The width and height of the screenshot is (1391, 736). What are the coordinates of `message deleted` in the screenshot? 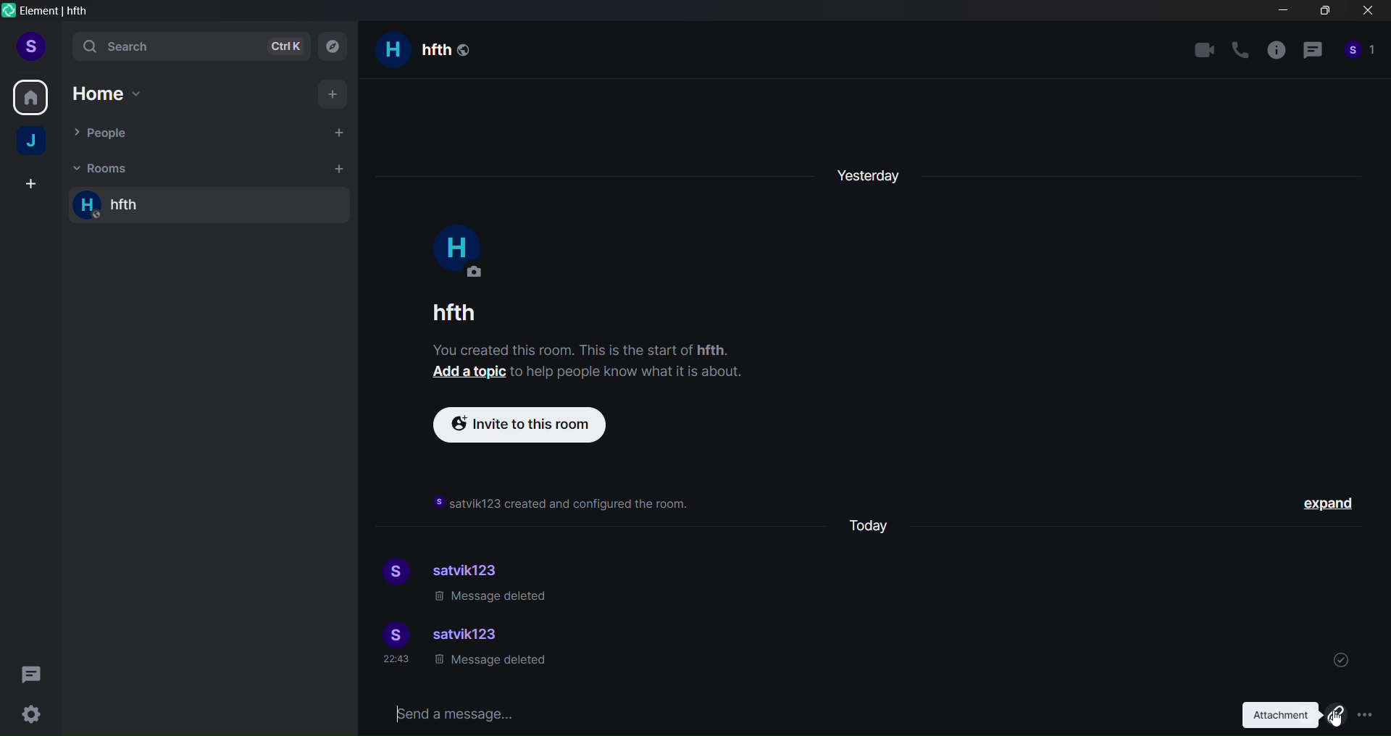 It's located at (493, 598).